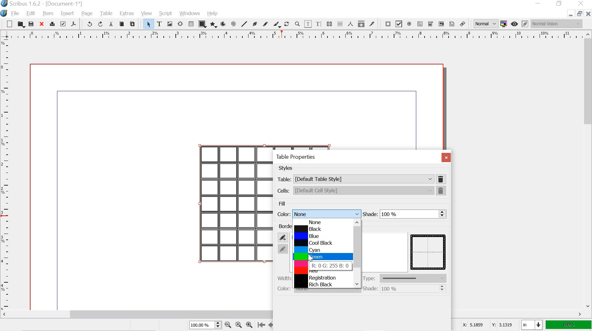 The width and height of the screenshot is (592, 331). I want to click on shape, so click(203, 24).